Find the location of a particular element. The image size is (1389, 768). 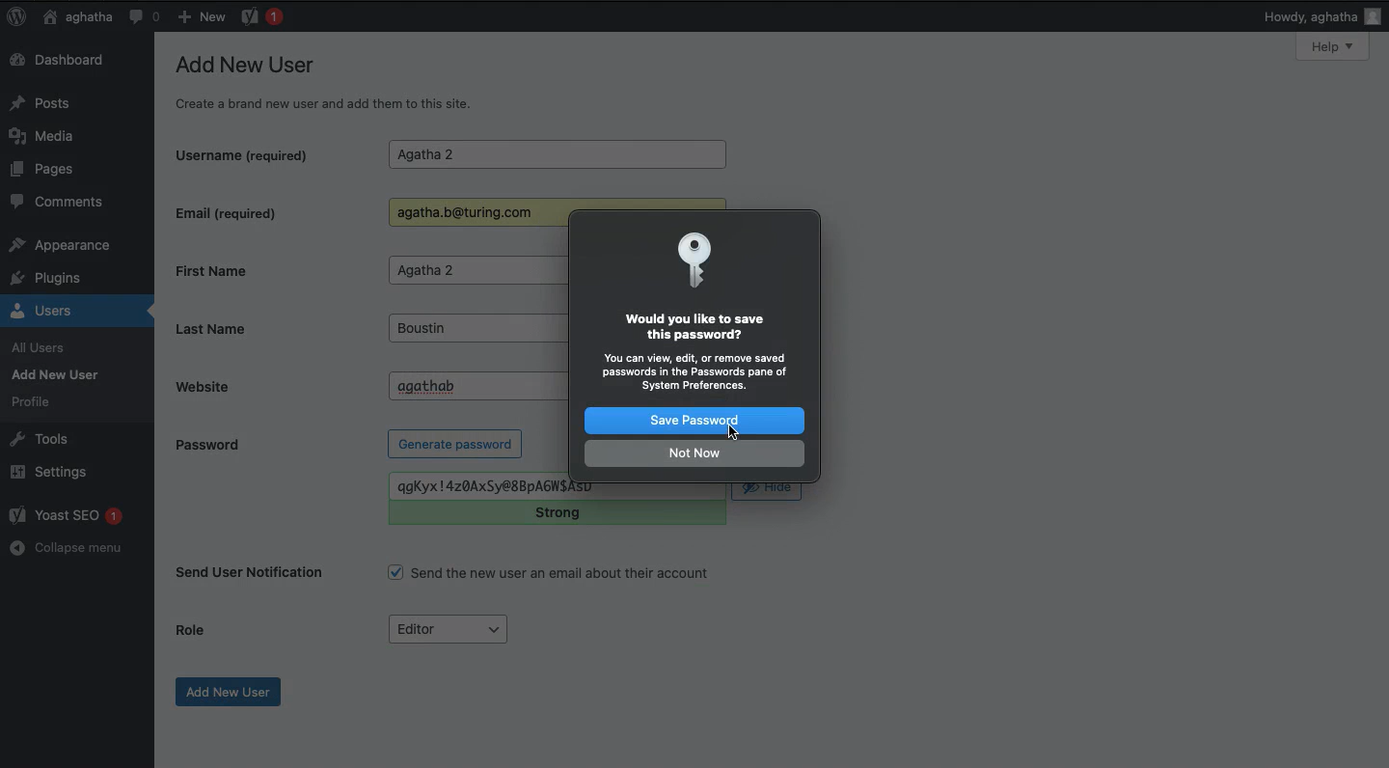

Yoast is located at coordinates (260, 15).